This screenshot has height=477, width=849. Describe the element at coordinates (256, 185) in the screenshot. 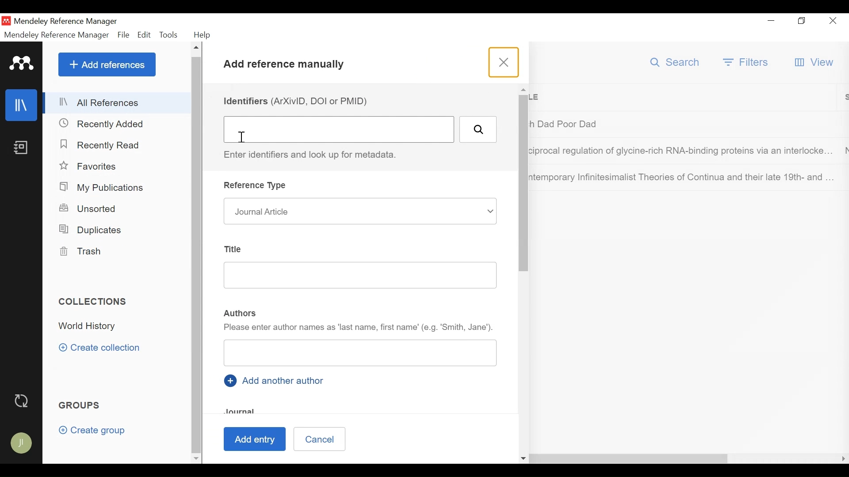

I see `Reference Type` at that location.